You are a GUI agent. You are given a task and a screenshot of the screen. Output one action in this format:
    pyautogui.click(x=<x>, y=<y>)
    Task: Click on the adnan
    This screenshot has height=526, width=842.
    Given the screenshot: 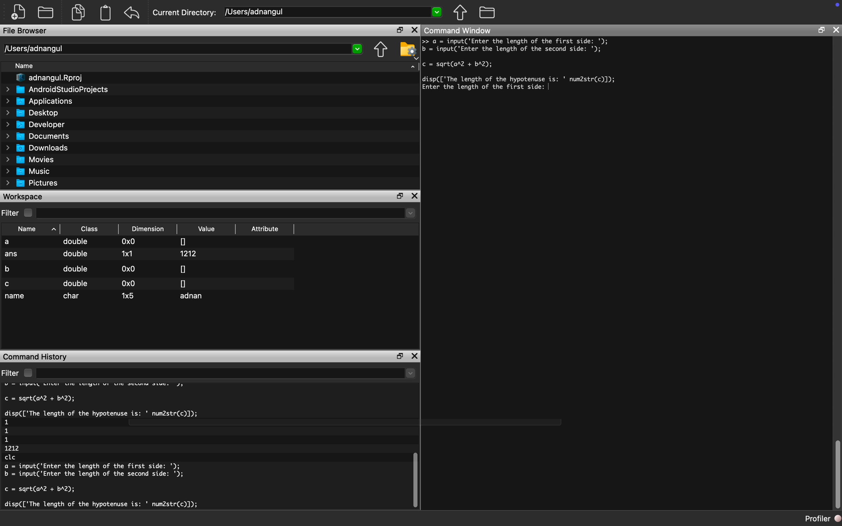 What is the action you would take?
    pyautogui.click(x=194, y=297)
    